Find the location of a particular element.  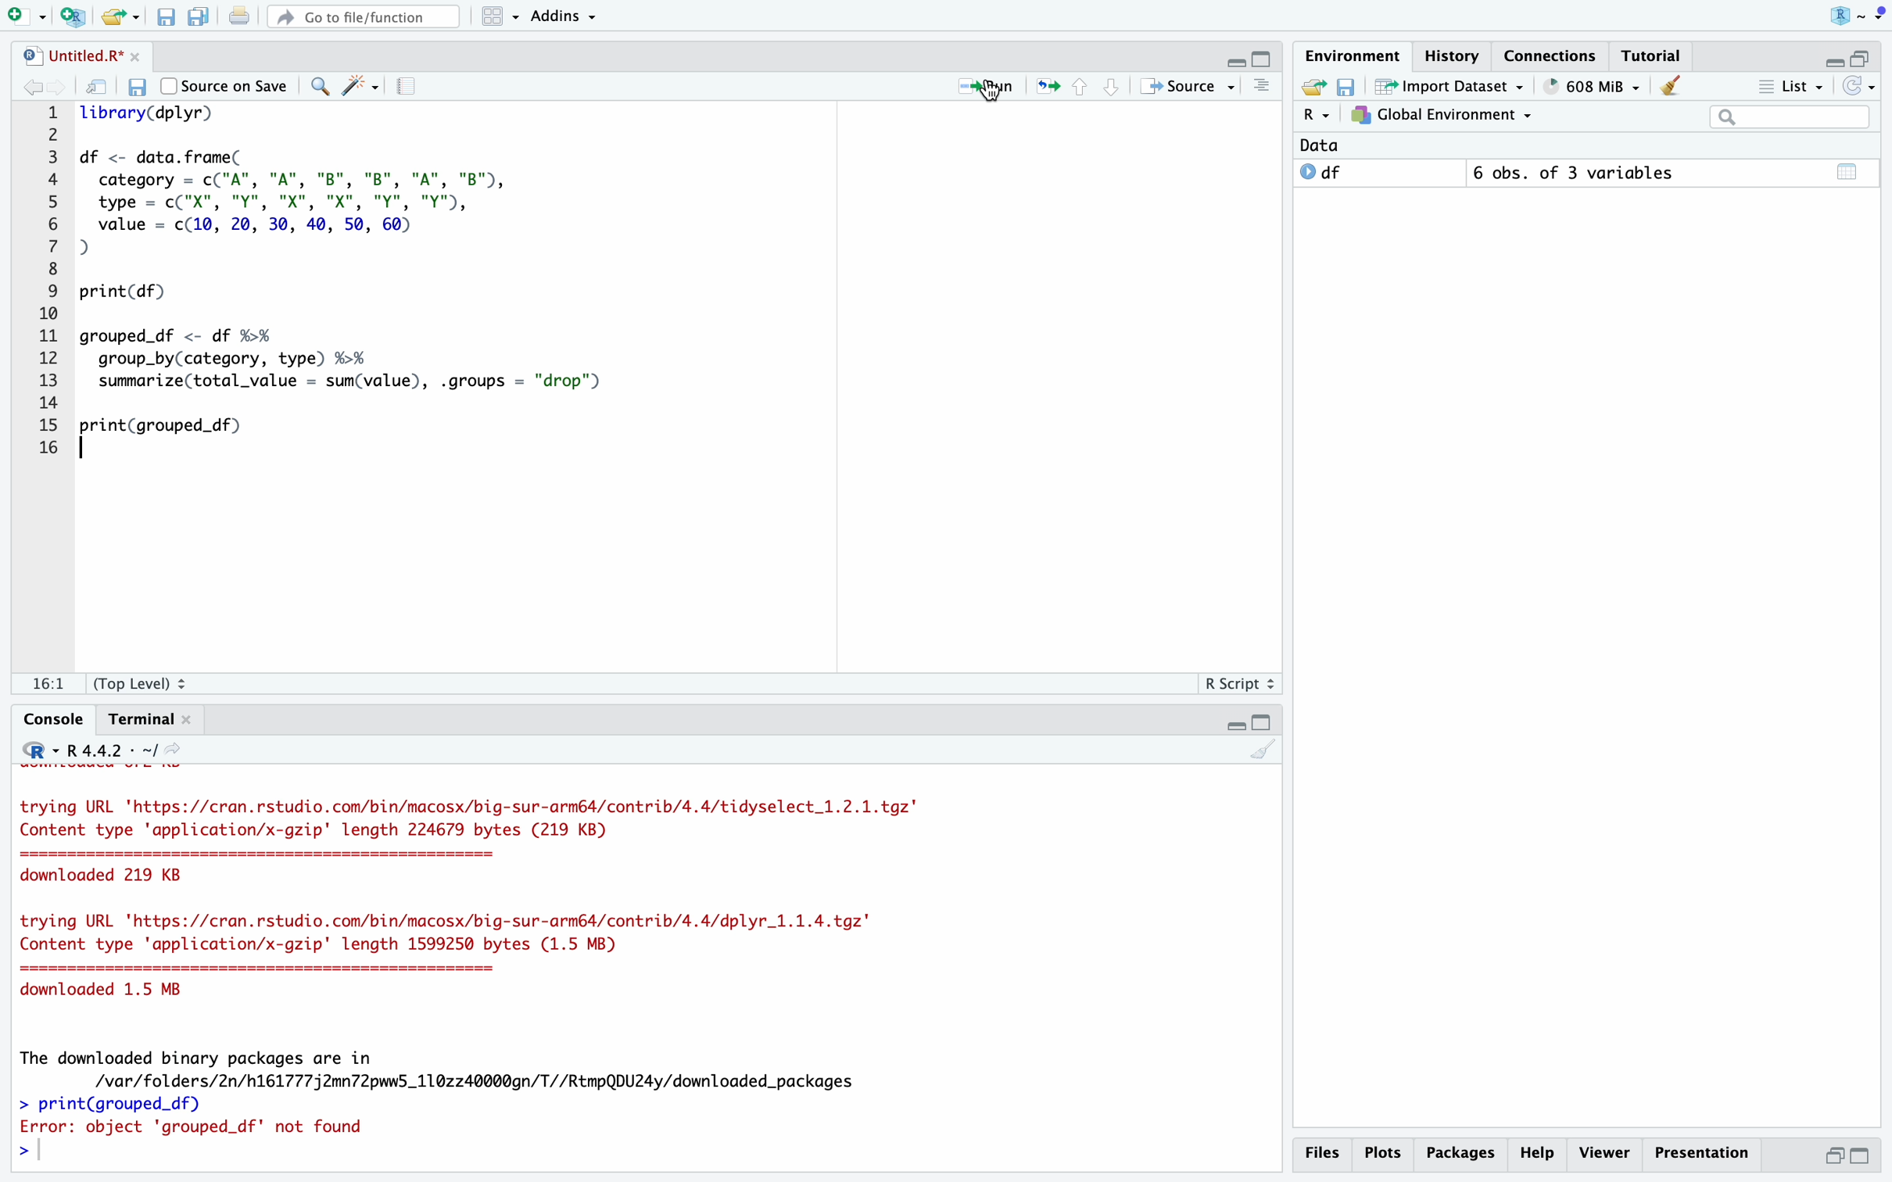

Save is located at coordinates (138, 87).